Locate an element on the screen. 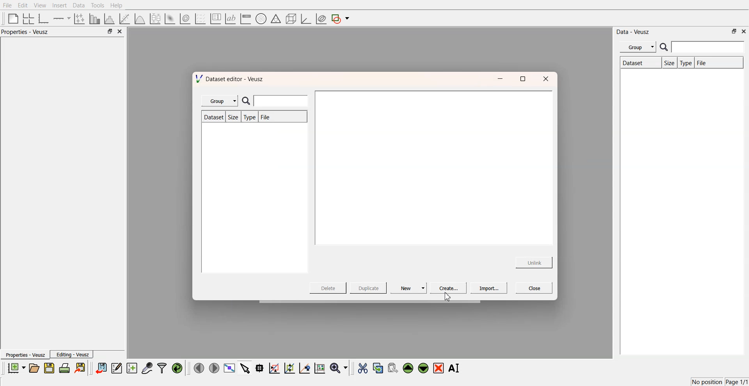 The height and width of the screenshot is (386, 749). Size is located at coordinates (669, 64).